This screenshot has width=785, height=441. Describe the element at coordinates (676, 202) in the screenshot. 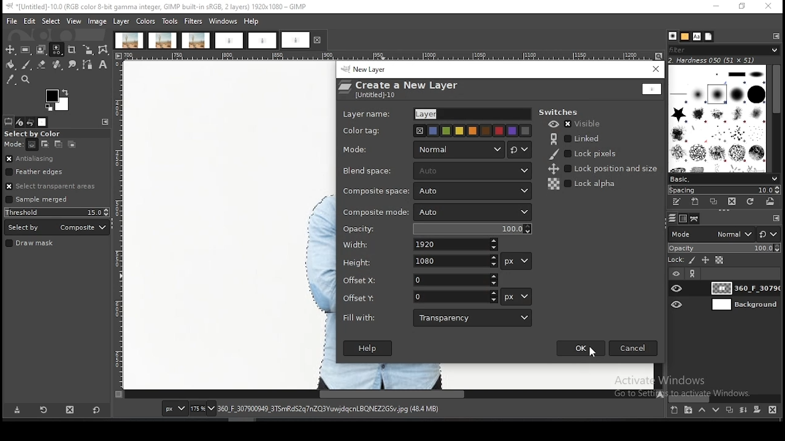

I see `edit this brush` at that location.